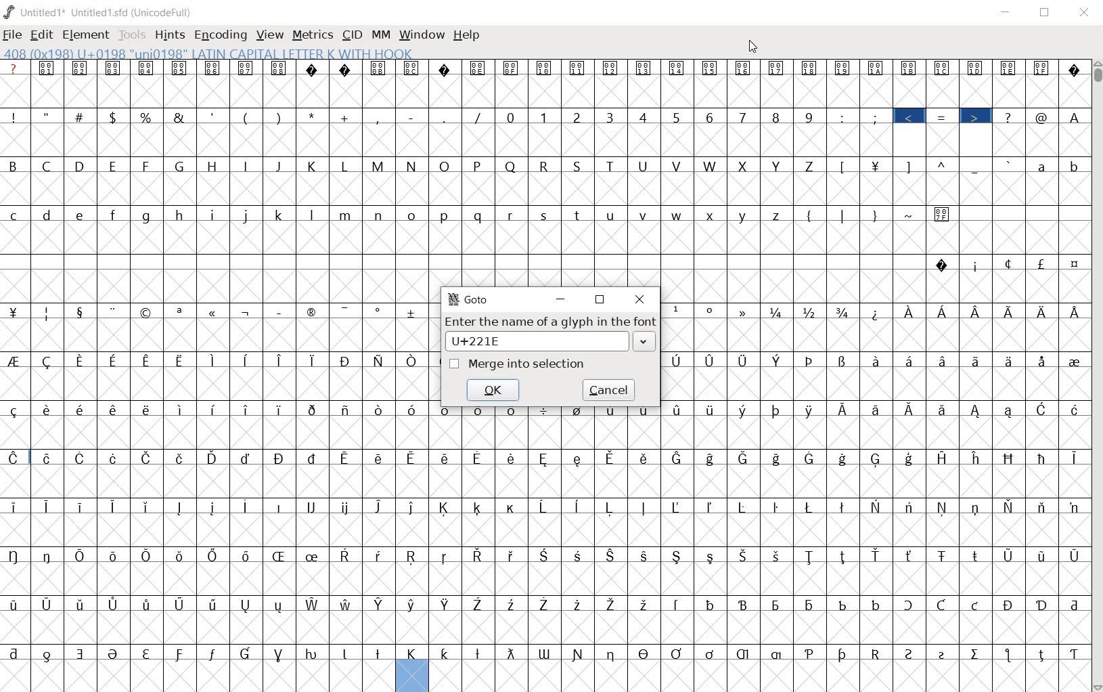  I want to click on symbols, so click(877, 213).